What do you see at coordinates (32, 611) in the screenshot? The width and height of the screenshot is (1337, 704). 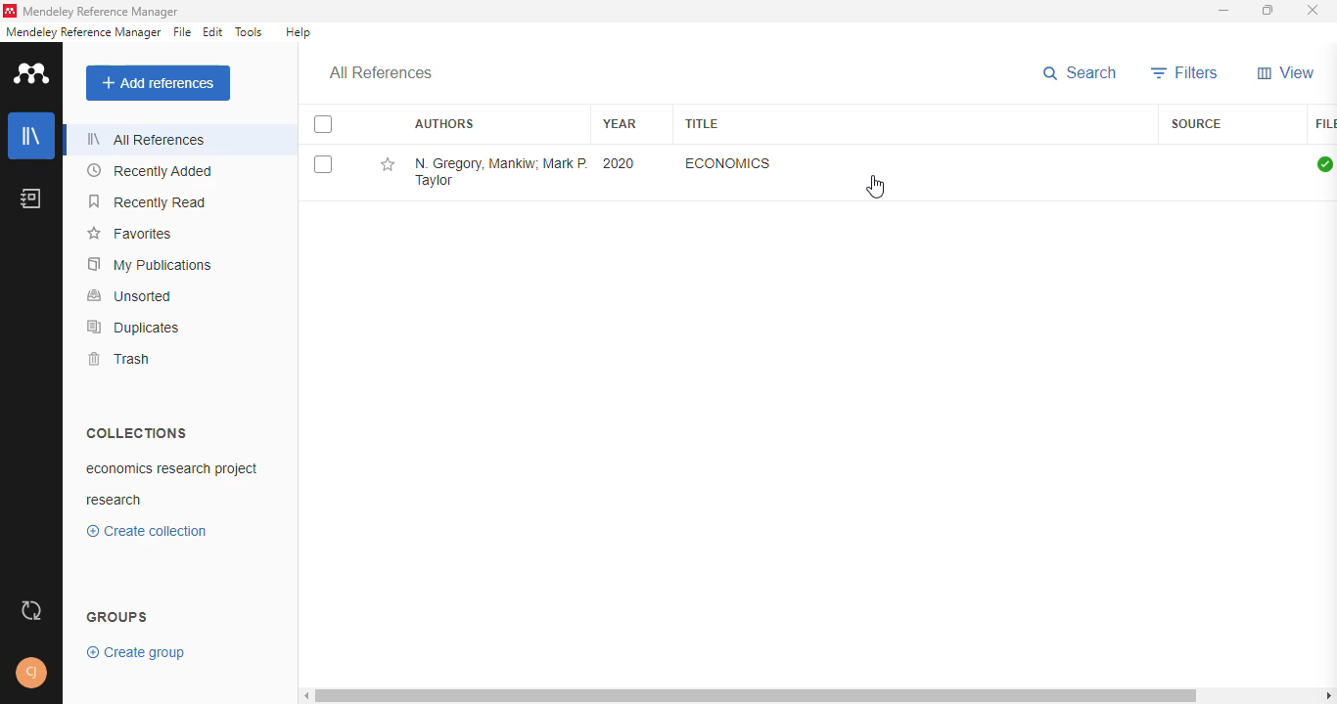 I see `sync` at bounding box center [32, 611].